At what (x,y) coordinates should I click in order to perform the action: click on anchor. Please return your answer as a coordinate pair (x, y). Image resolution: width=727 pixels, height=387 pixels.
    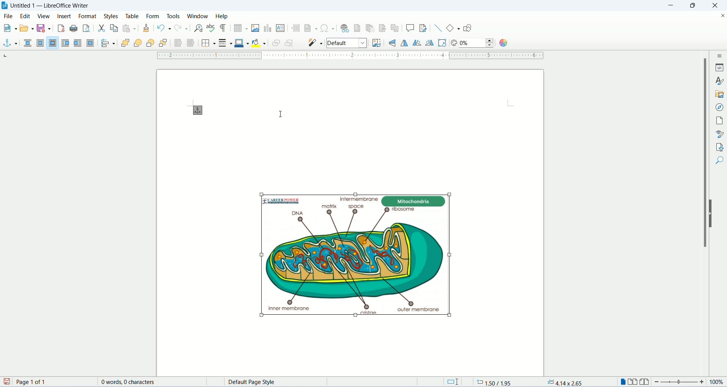
    Looking at the image, I should click on (9, 44).